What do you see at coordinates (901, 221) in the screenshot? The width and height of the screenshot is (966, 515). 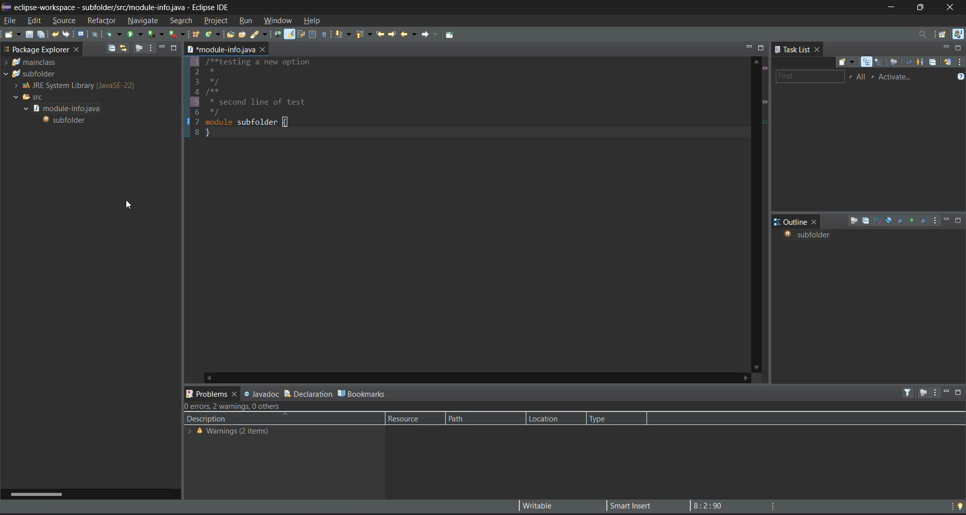 I see `hide static fields and methods` at bounding box center [901, 221].